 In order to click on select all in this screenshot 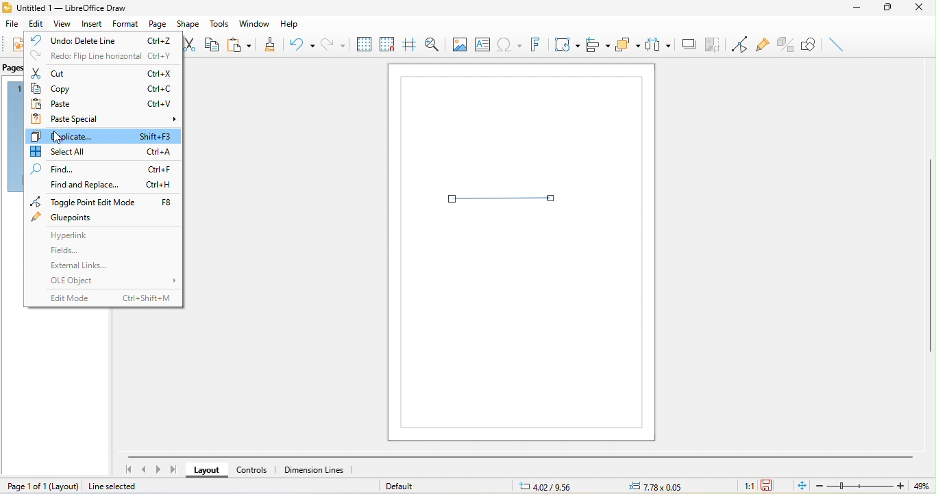, I will do `click(104, 150)`.